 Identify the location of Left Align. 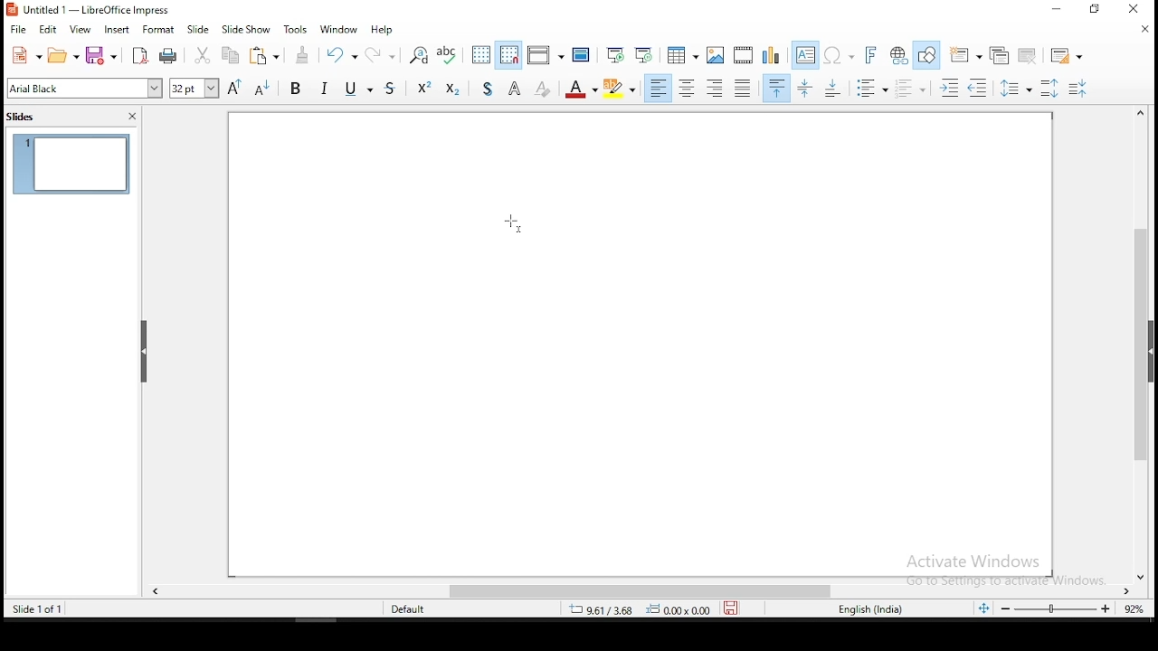
(658, 88).